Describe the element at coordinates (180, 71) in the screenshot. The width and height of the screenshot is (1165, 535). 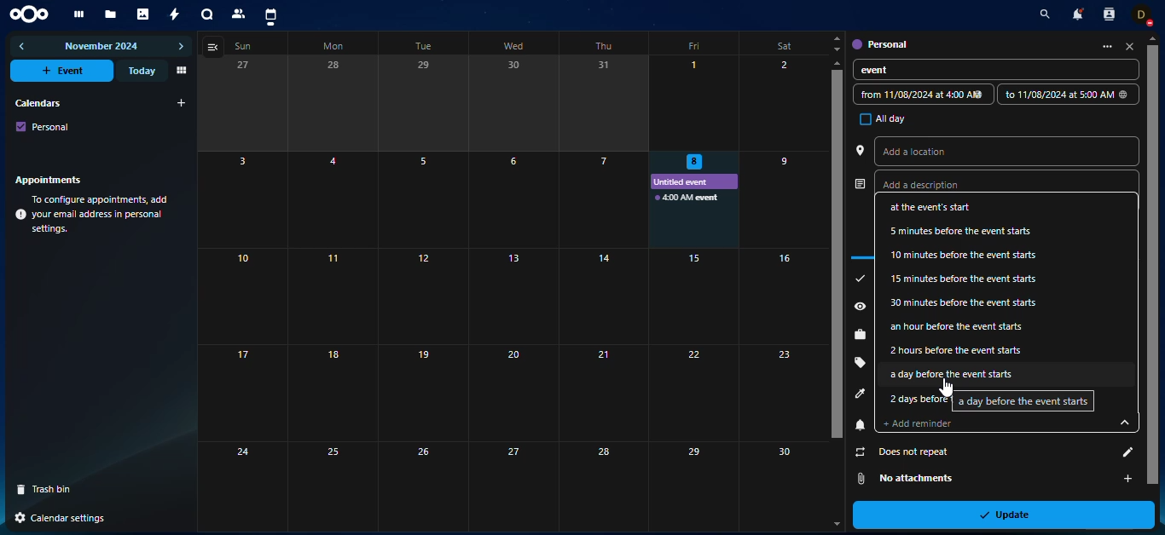
I see `view` at that location.